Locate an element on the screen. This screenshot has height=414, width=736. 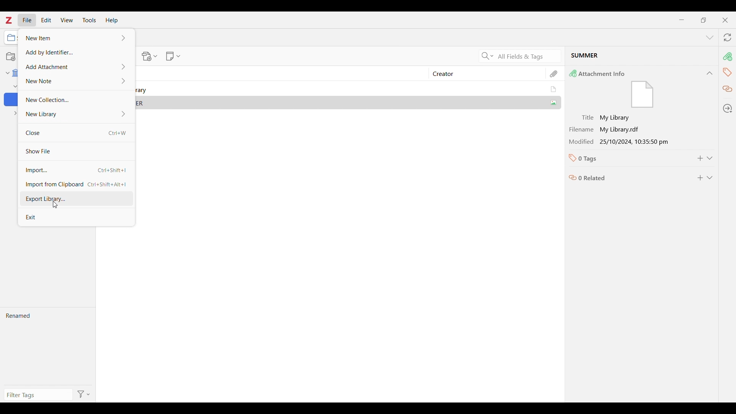
Search criteria  is located at coordinates (487, 56).